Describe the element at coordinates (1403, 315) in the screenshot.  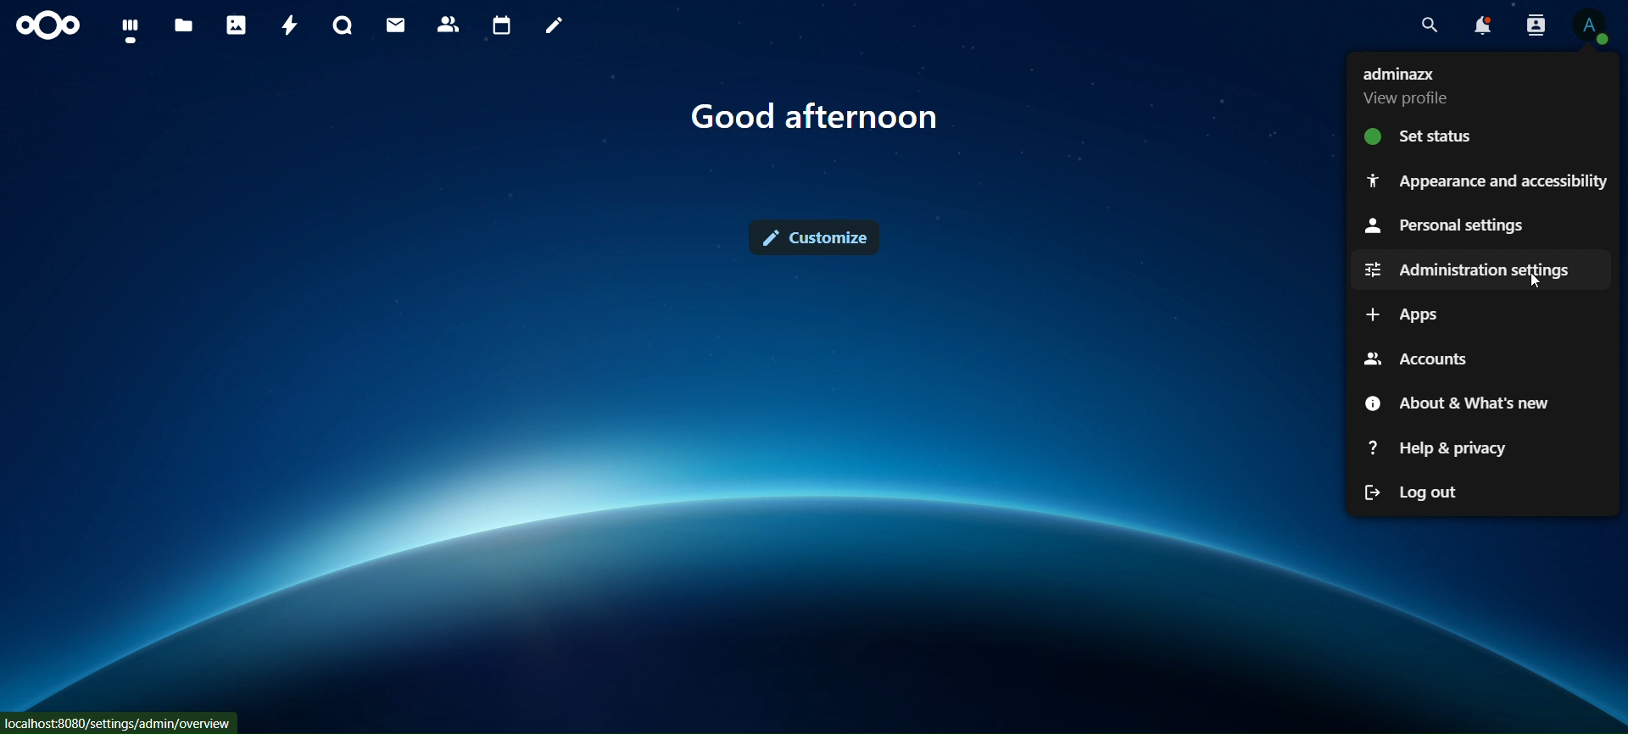
I see `apps` at that location.